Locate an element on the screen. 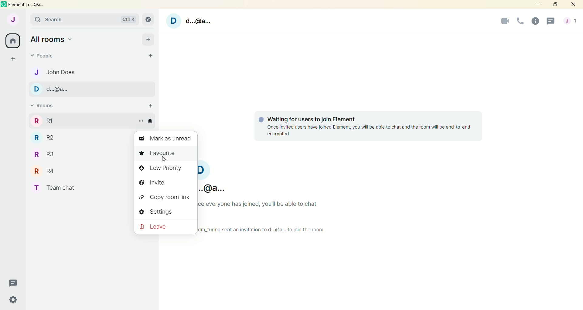  Ctrl K is located at coordinates (126, 19).